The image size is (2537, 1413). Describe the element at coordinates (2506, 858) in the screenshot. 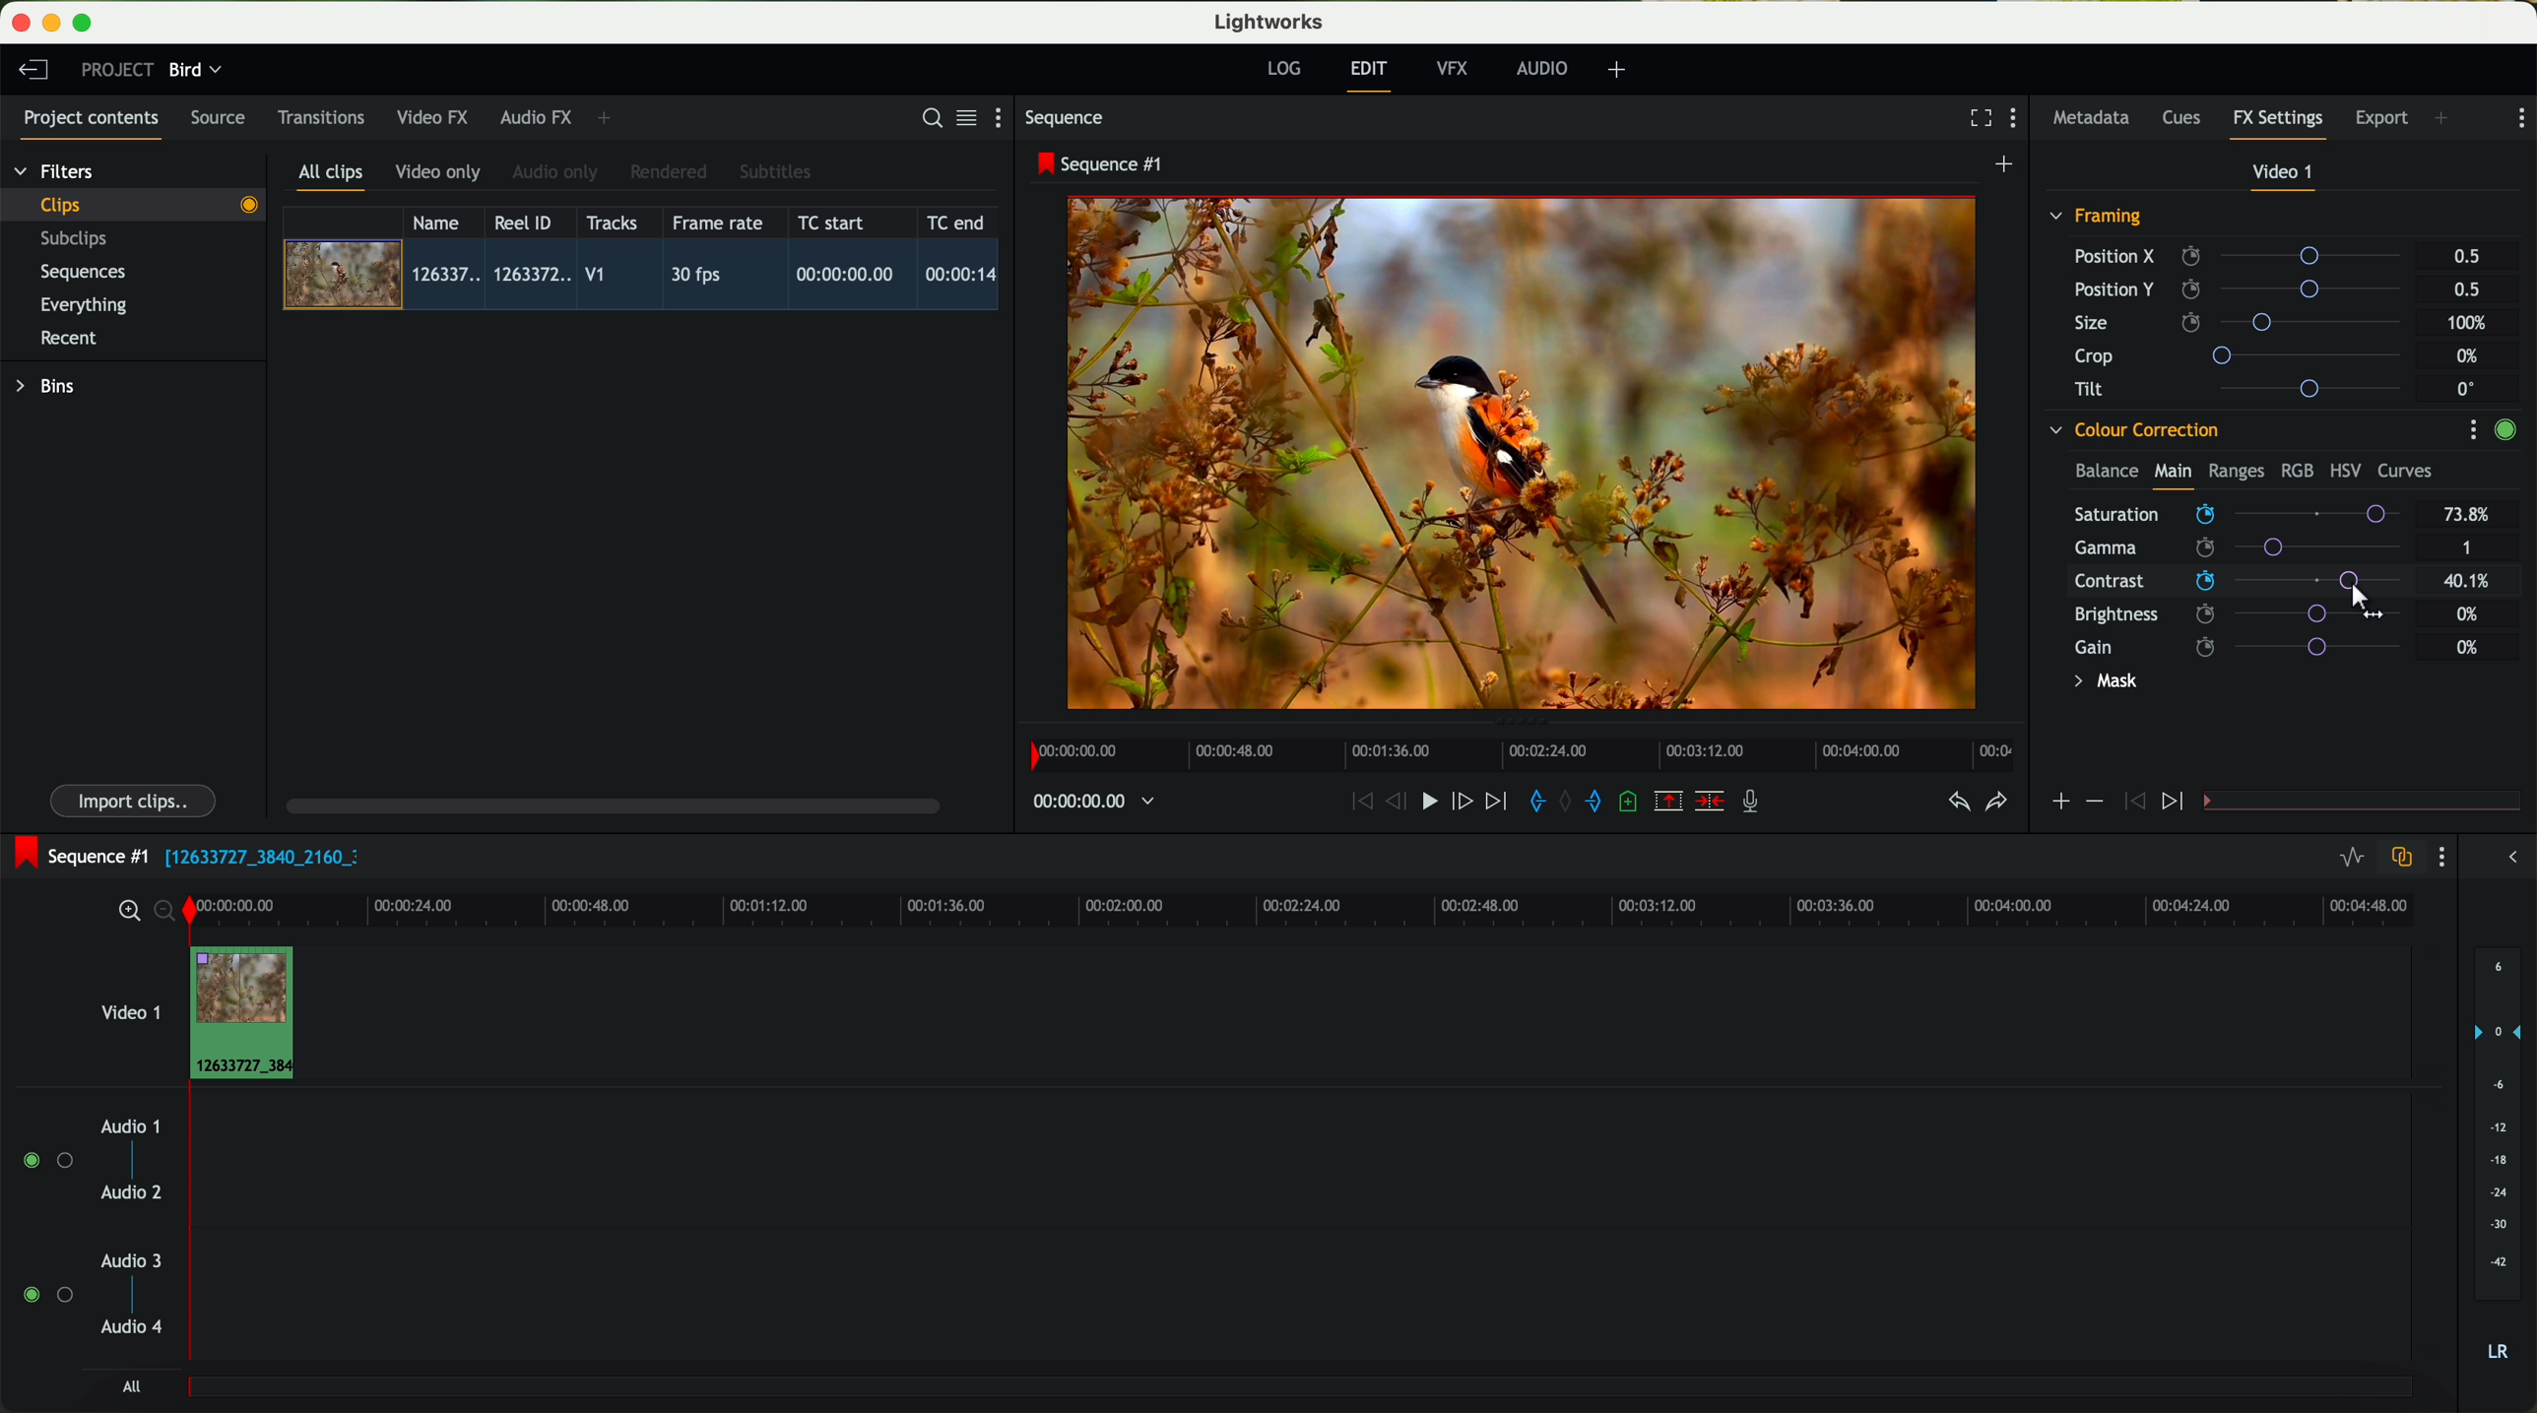

I see `show/hide the full audio mix` at that location.